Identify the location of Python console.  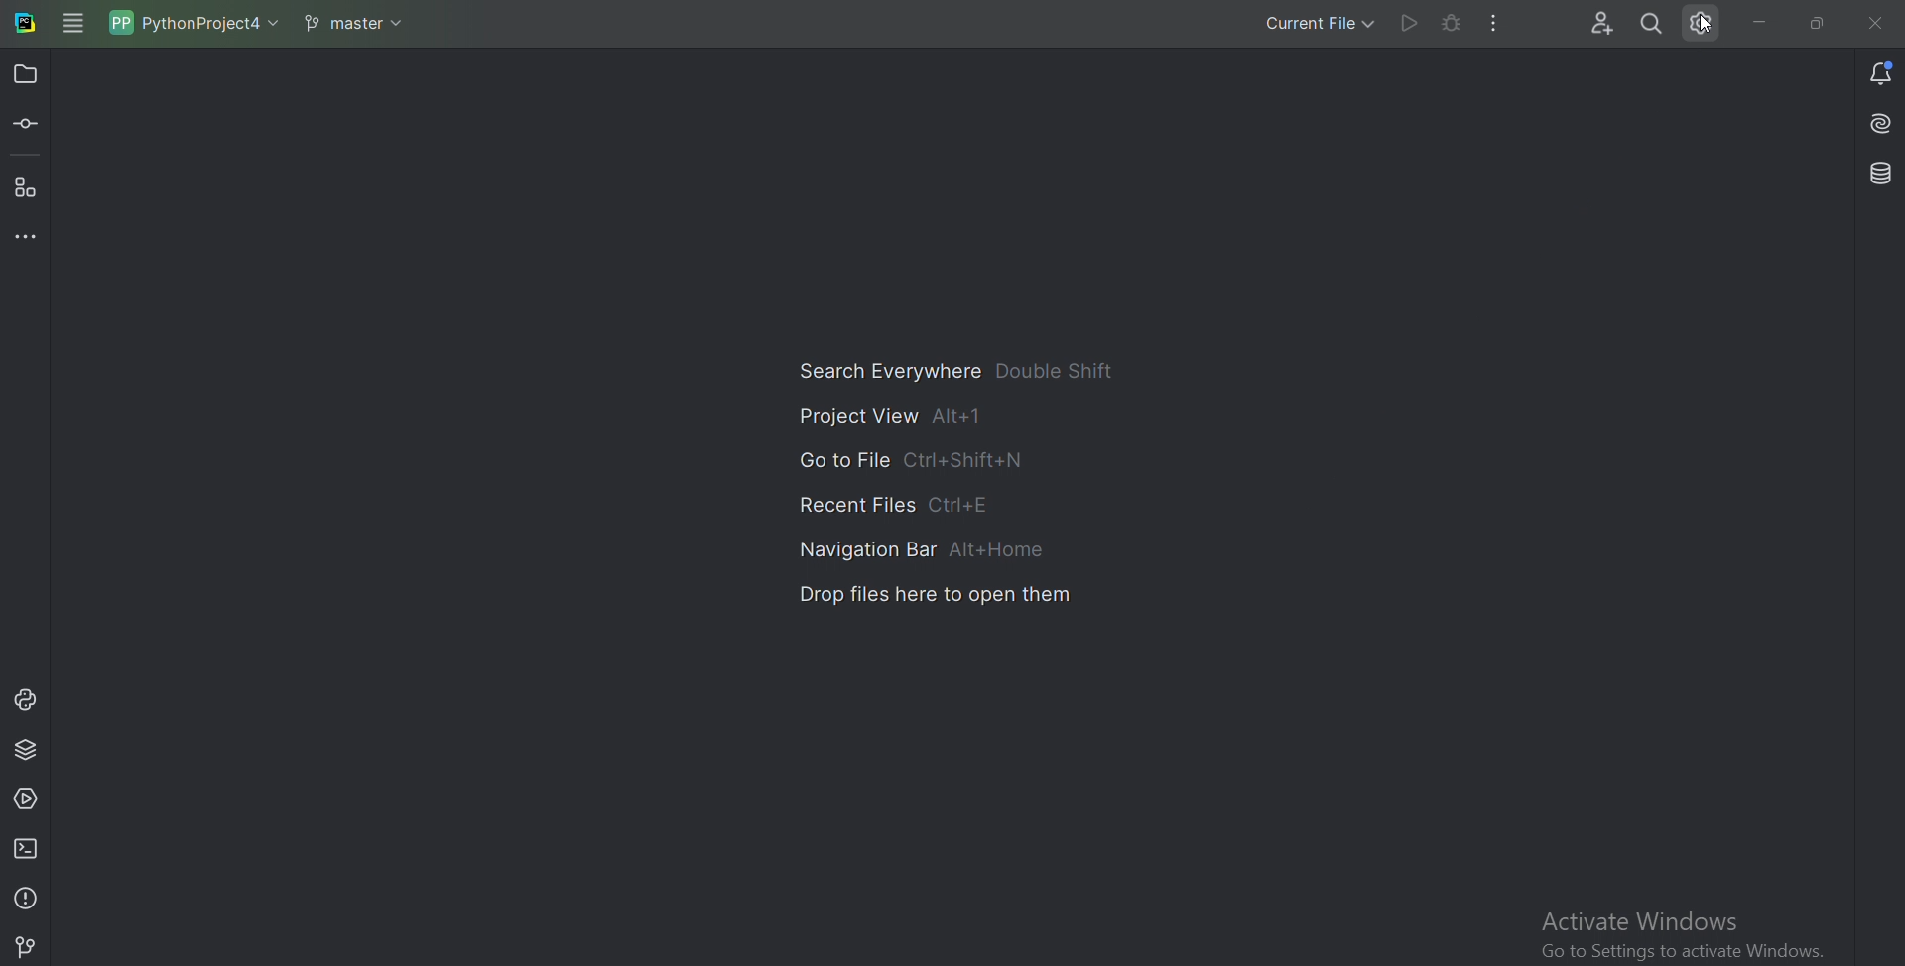
(27, 698).